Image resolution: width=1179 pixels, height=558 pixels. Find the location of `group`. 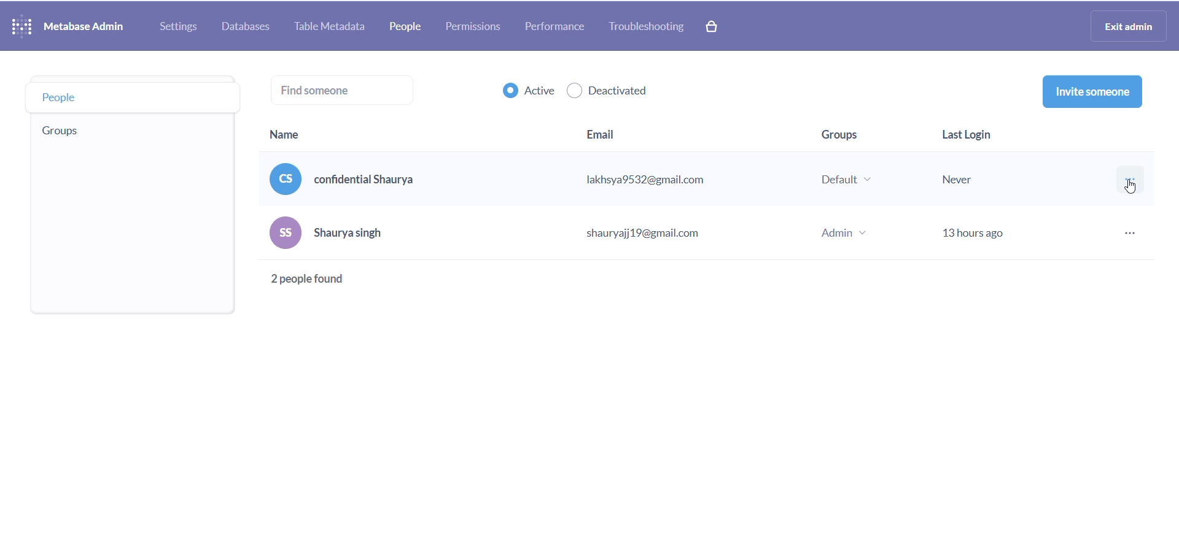

group is located at coordinates (117, 134).